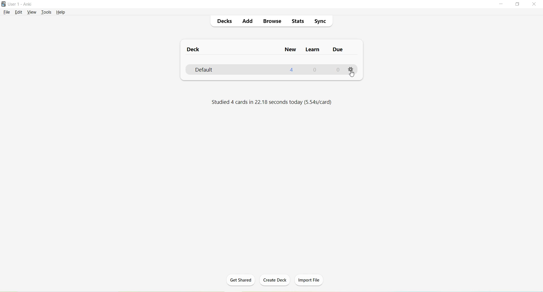 This screenshot has width=543, height=292. I want to click on Tools, so click(46, 12).